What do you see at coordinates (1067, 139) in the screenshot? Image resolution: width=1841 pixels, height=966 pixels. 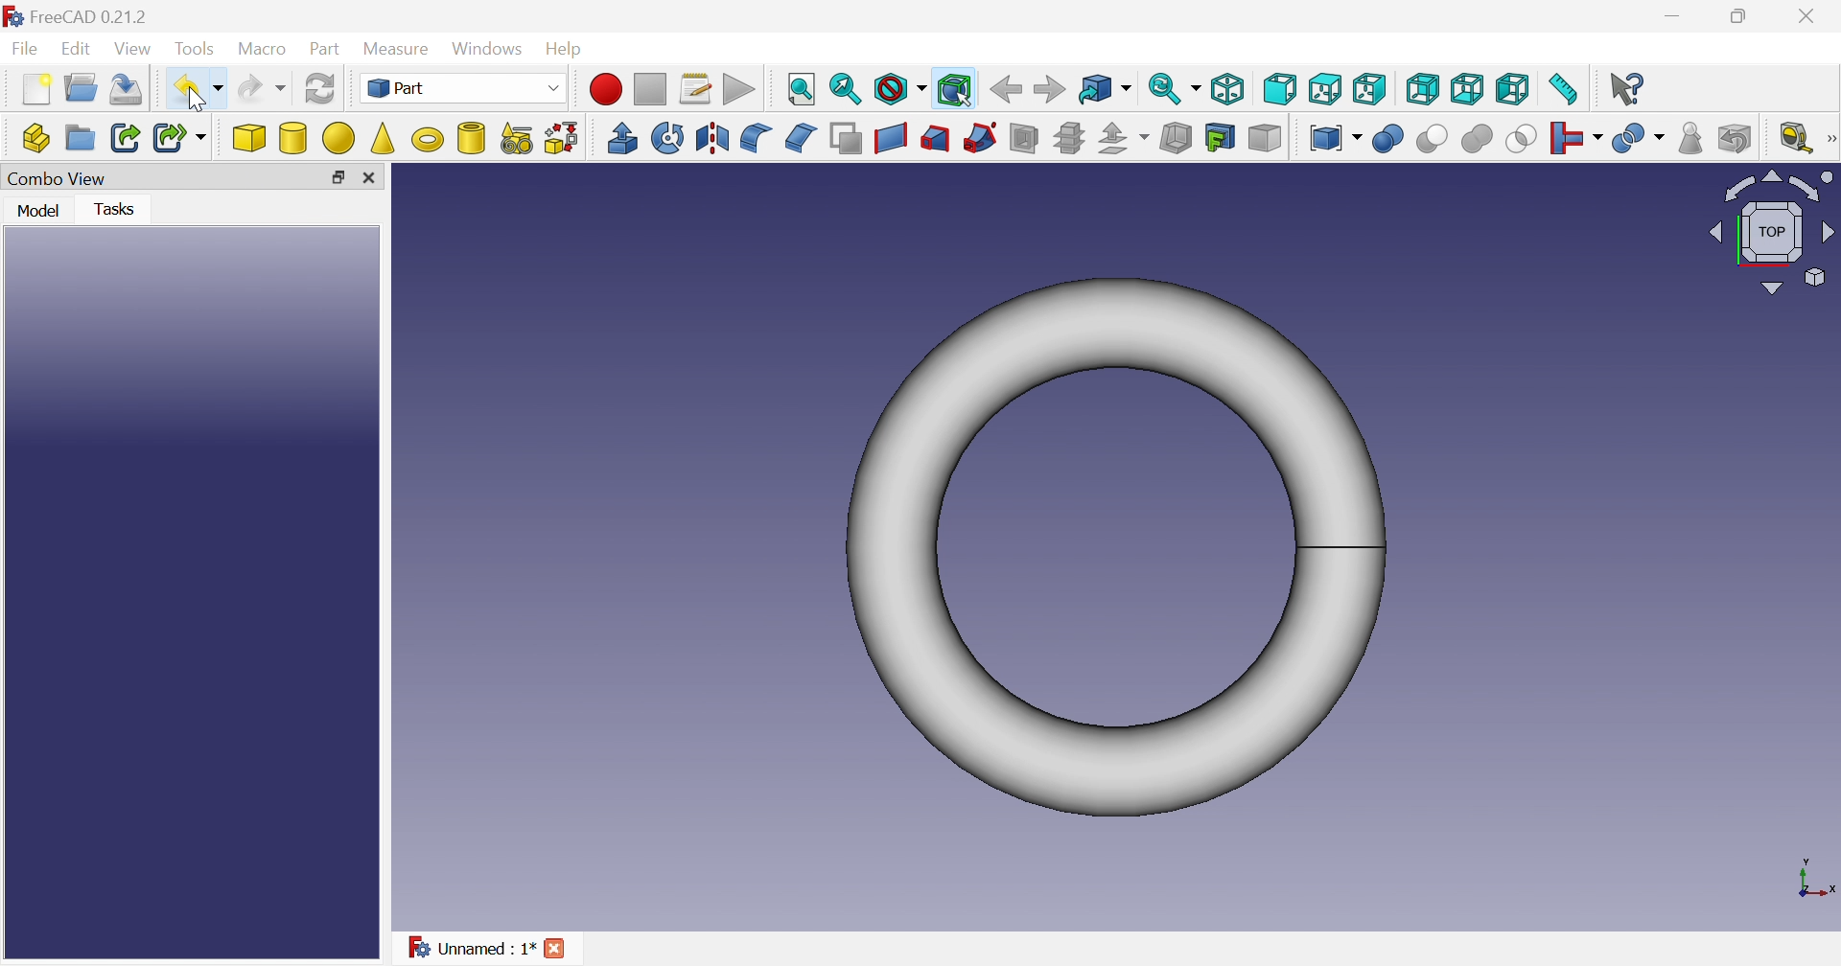 I see `Cross-sections` at bounding box center [1067, 139].